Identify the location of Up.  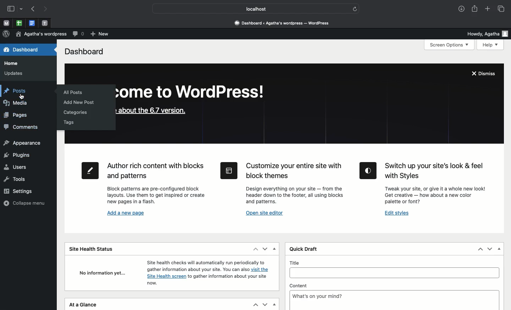
(254, 249).